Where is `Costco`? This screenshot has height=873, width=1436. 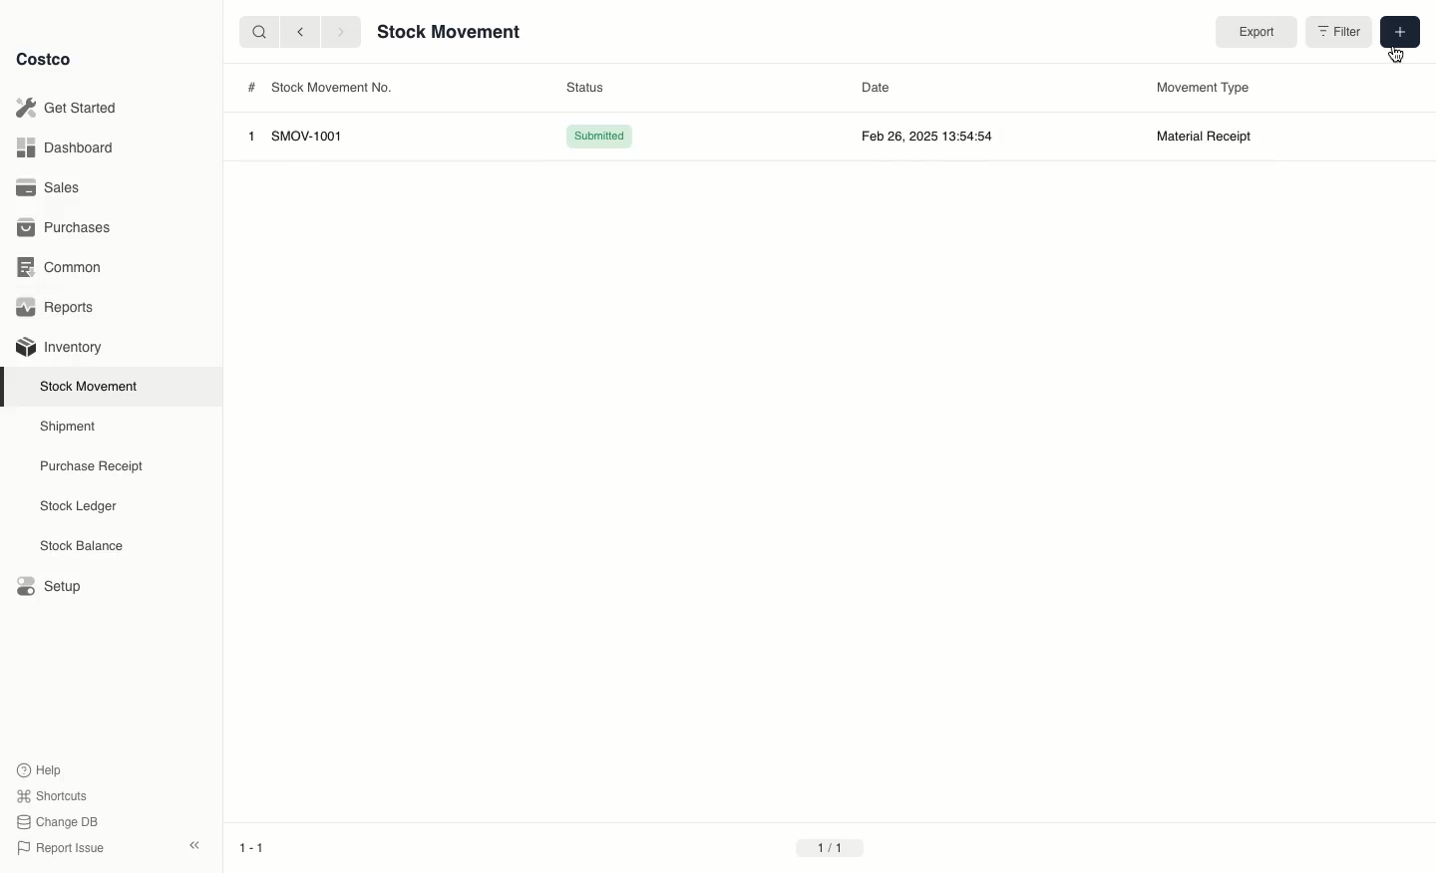 Costco is located at coordinates (45, 60).